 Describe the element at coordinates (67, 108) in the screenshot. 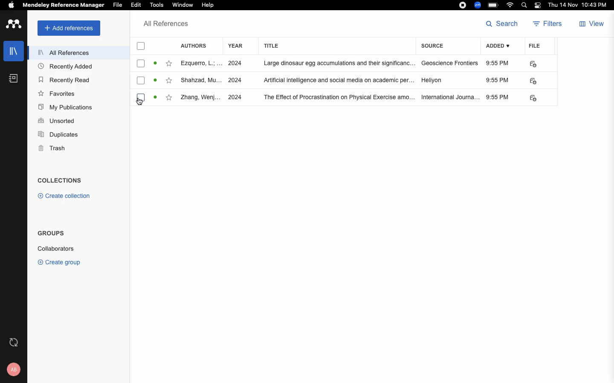

I see `My publications` at that location.